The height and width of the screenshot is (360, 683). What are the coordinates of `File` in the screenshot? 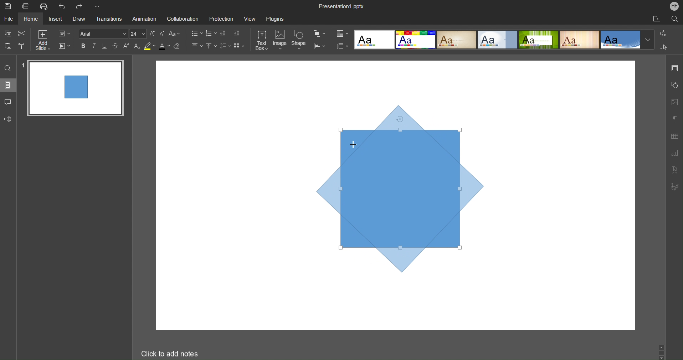 It's located at (9, 18).